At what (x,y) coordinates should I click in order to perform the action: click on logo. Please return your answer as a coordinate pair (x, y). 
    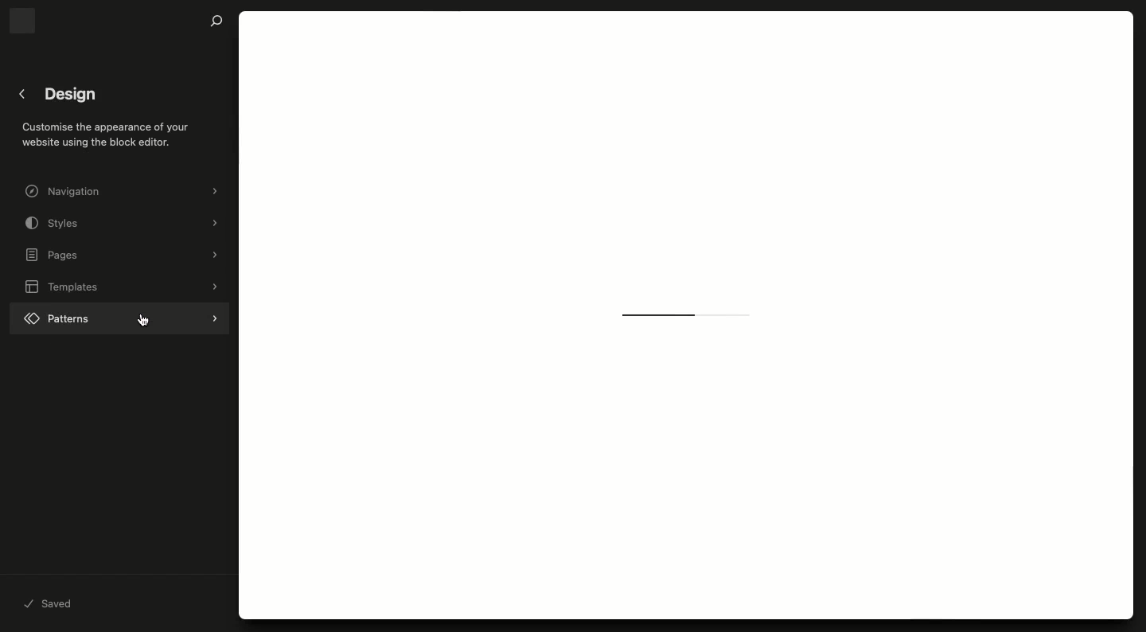
    Looking at the image, I should click on (21, 21).